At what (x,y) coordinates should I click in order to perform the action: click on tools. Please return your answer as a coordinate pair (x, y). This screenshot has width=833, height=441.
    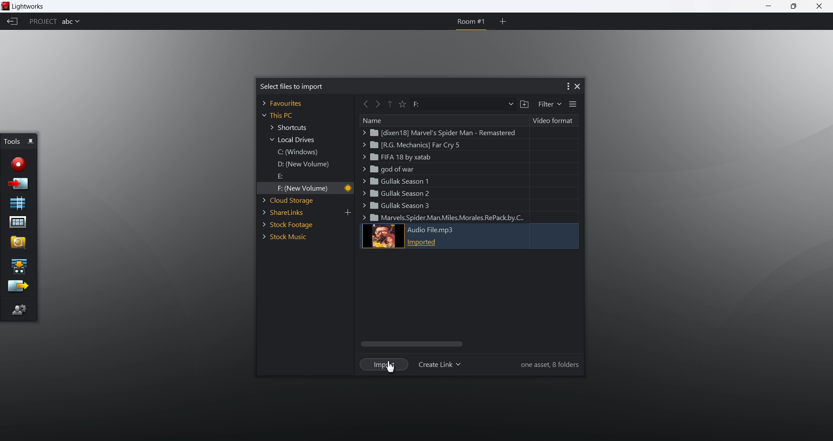
    Looking at the image, I should click on (12, 141).